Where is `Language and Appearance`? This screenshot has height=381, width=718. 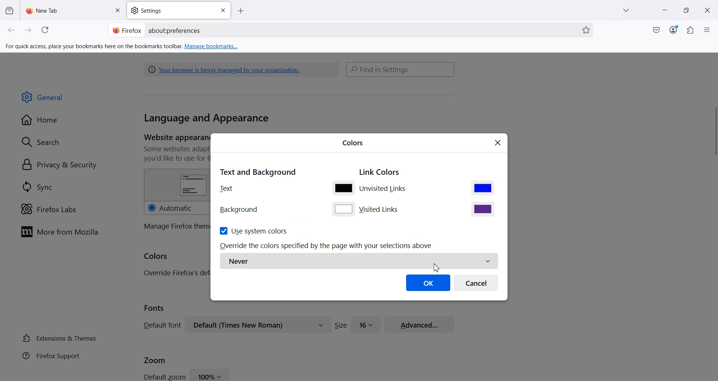 Language and Appearance is located at coordinates (206, 119).